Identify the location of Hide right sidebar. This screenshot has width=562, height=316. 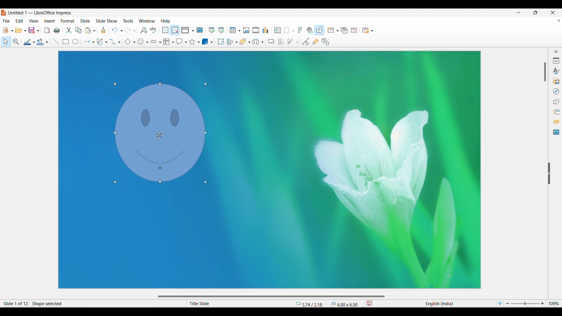
(549, 174).